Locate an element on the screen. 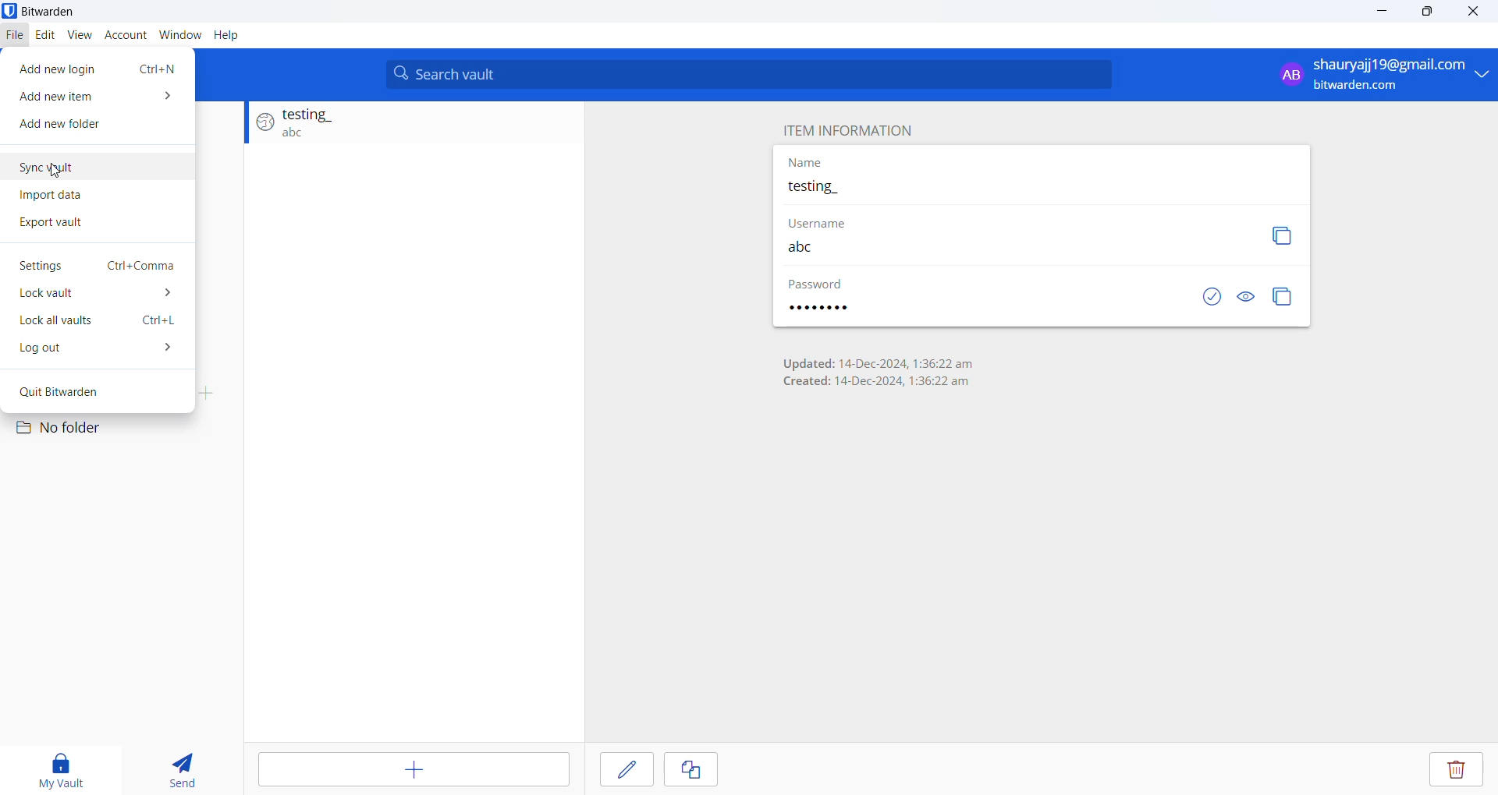 Image resolution: width=1498 pixels, height=795 pixels. Login entry is located at coordinates (406, 126).